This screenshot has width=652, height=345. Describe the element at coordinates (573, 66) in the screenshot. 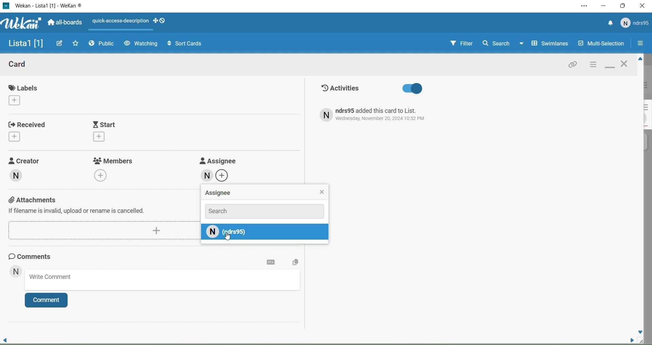

I see `attached` at that location.